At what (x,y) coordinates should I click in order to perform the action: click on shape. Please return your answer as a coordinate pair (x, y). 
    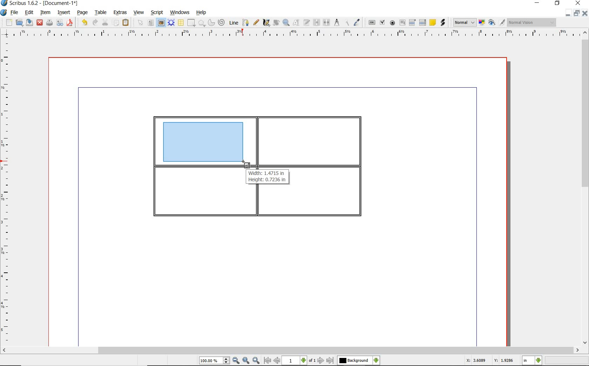
    Looking at the image, I should click on (202, 23).